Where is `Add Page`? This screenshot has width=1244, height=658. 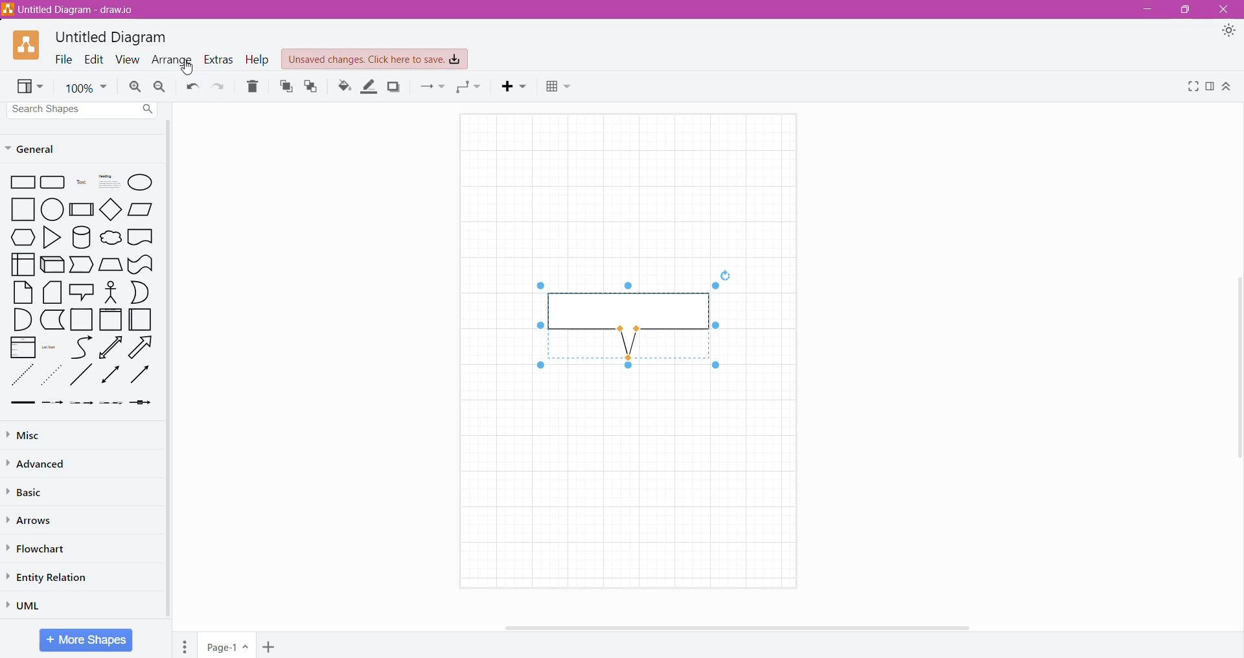 Add Page is located at coordinates (268, 646).